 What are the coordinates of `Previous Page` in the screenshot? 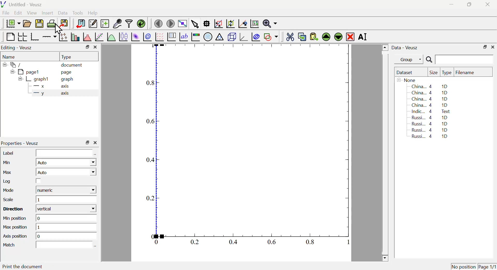 It's located at (159, 24).